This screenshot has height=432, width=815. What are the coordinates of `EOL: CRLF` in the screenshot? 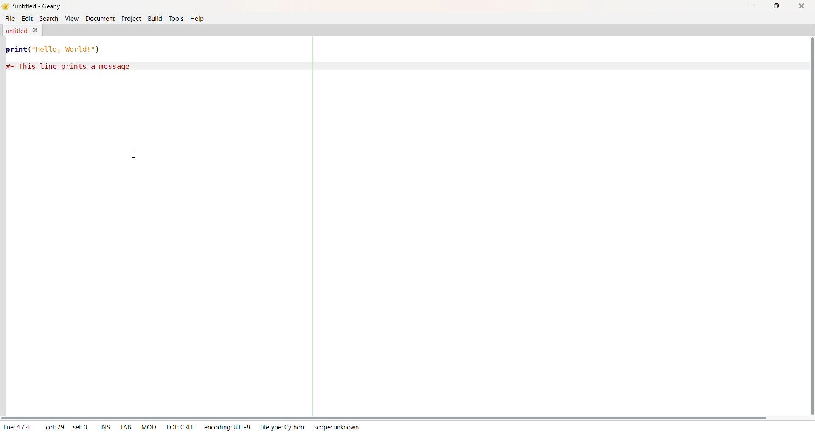 It's located at (180, 426).